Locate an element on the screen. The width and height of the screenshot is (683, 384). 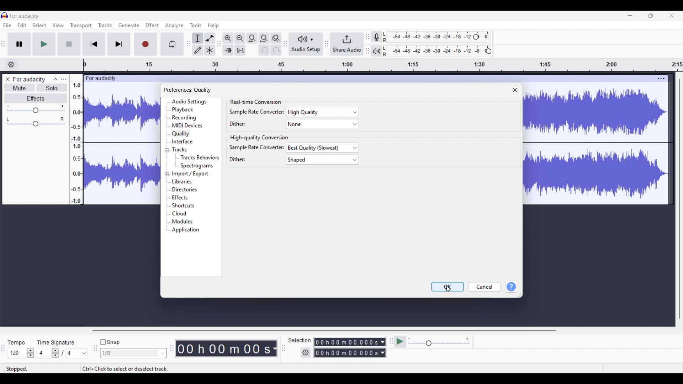
Modules is located at coordinates (182, 222).